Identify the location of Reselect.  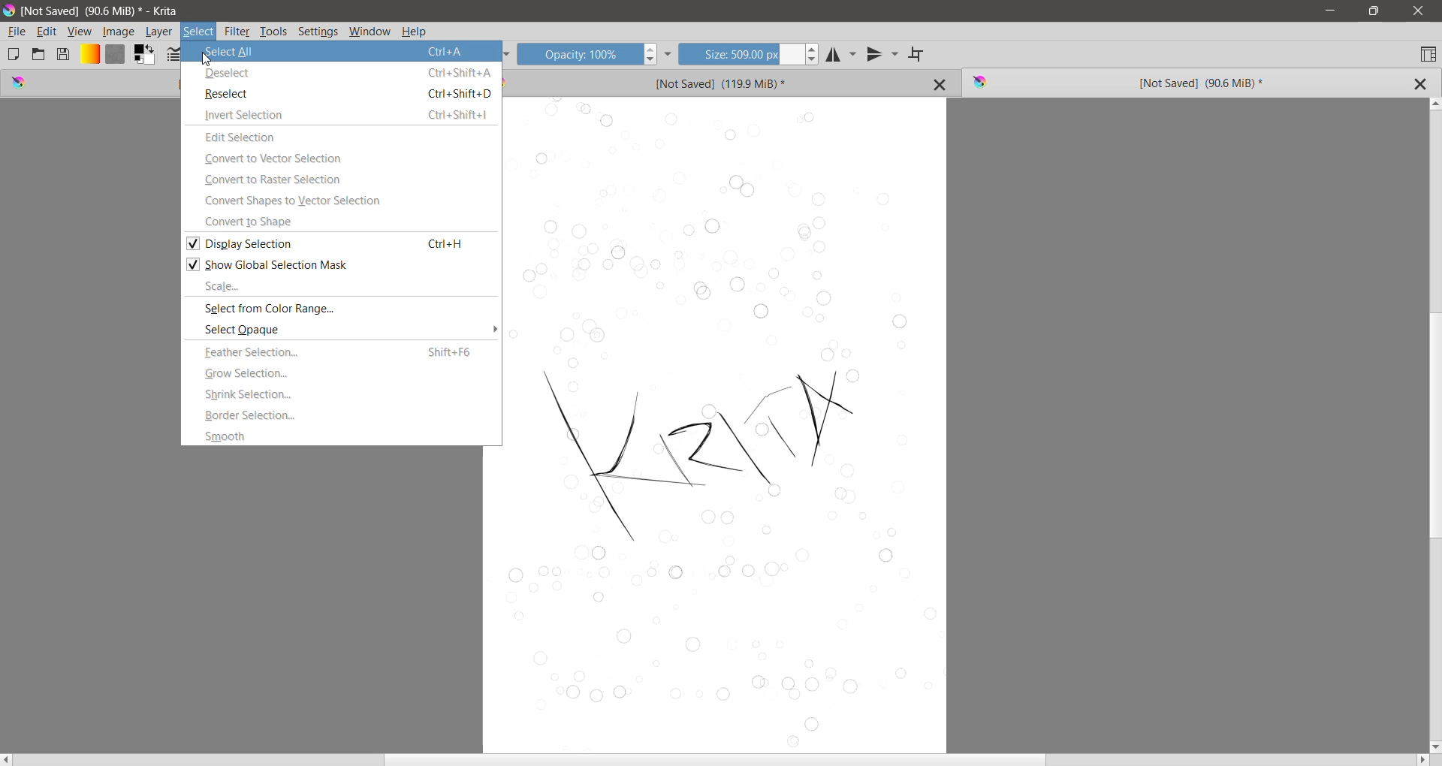
(341, 94).